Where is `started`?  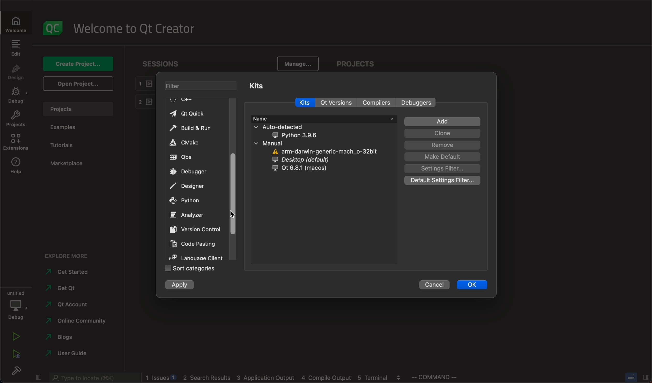 started is located at coordinates (70, 273).